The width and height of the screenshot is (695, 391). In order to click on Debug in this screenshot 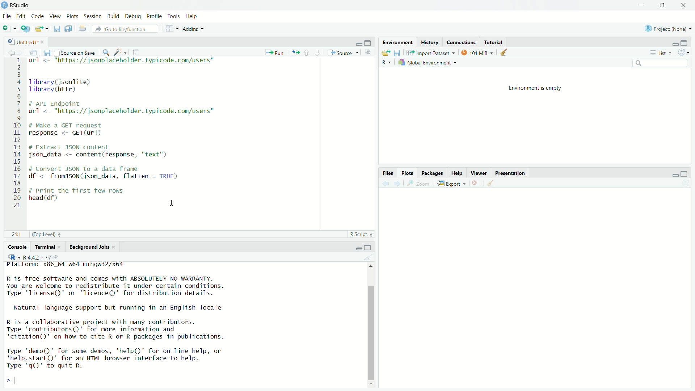, I will do `click(132, 16)`.